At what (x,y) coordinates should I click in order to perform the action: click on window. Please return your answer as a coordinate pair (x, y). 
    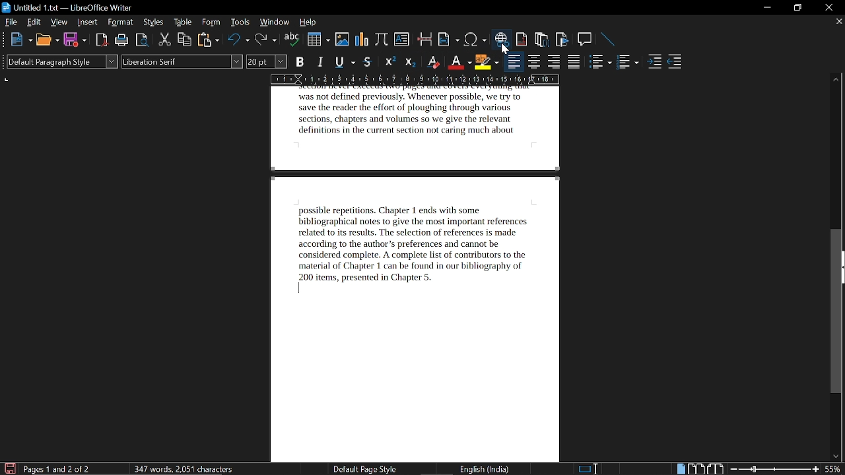
    Looking at the image, I should click on (275, 22).